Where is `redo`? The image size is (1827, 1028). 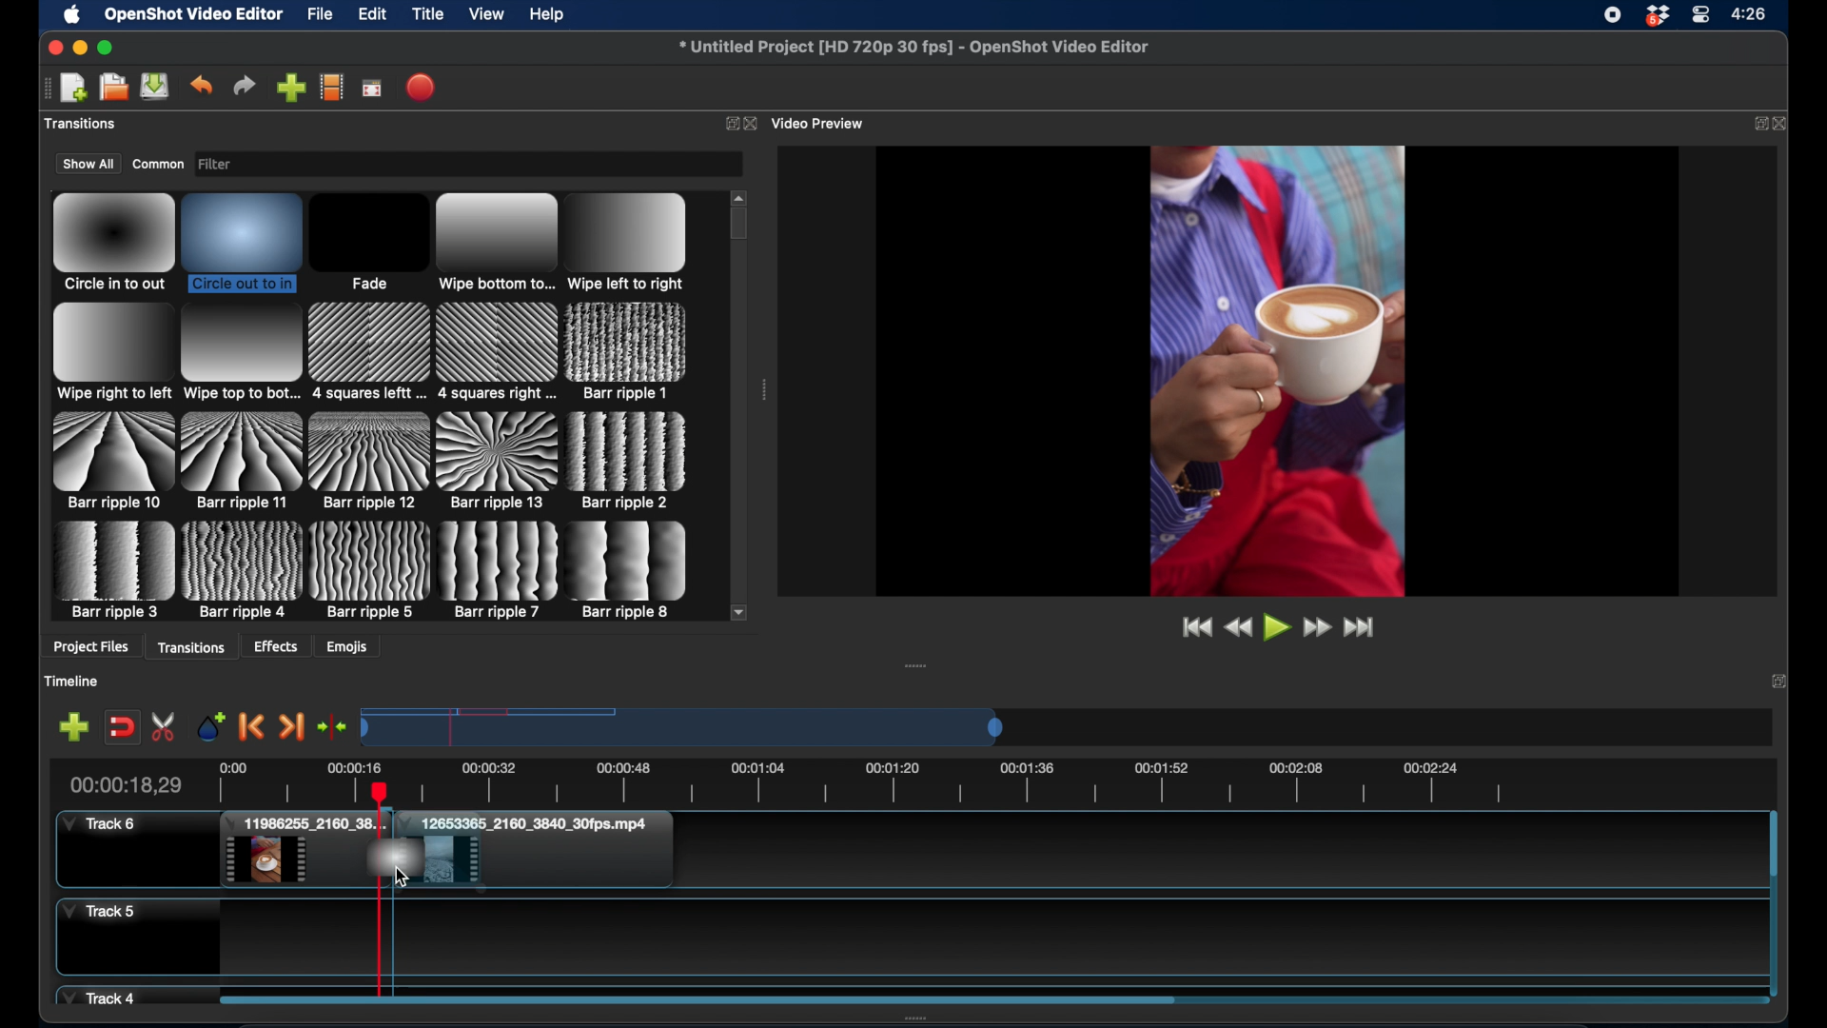
redo is located at coordinates (245, 86).